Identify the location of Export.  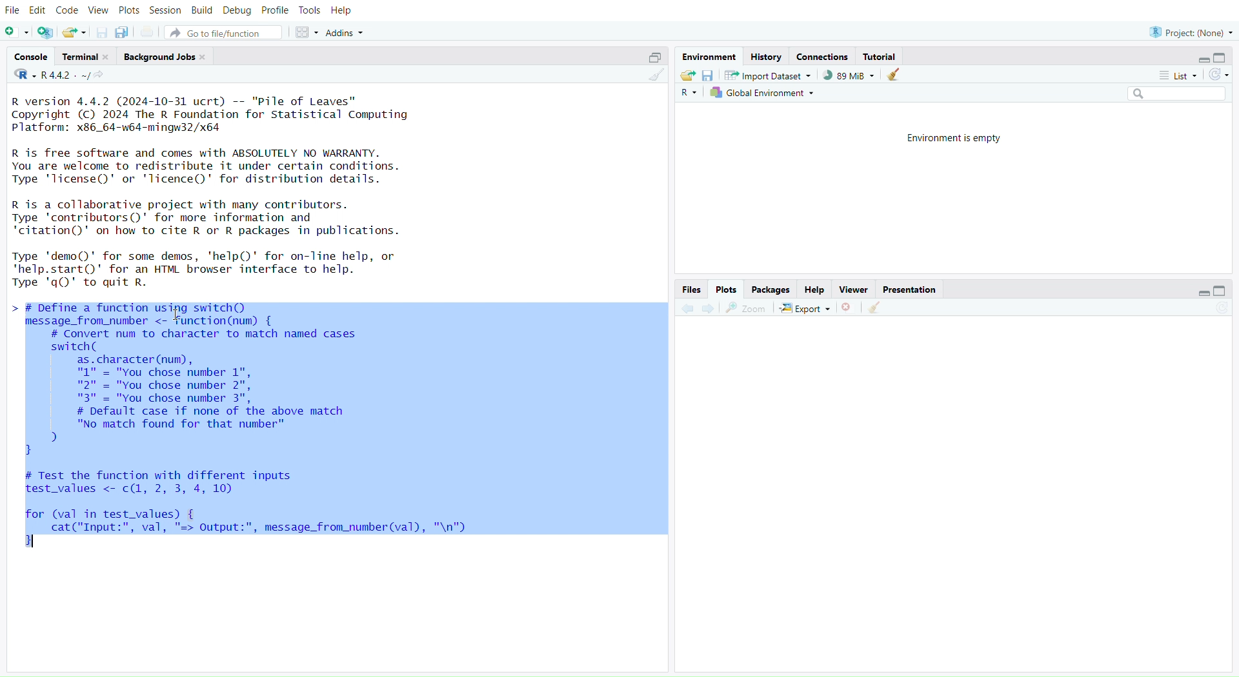
(805, 308).